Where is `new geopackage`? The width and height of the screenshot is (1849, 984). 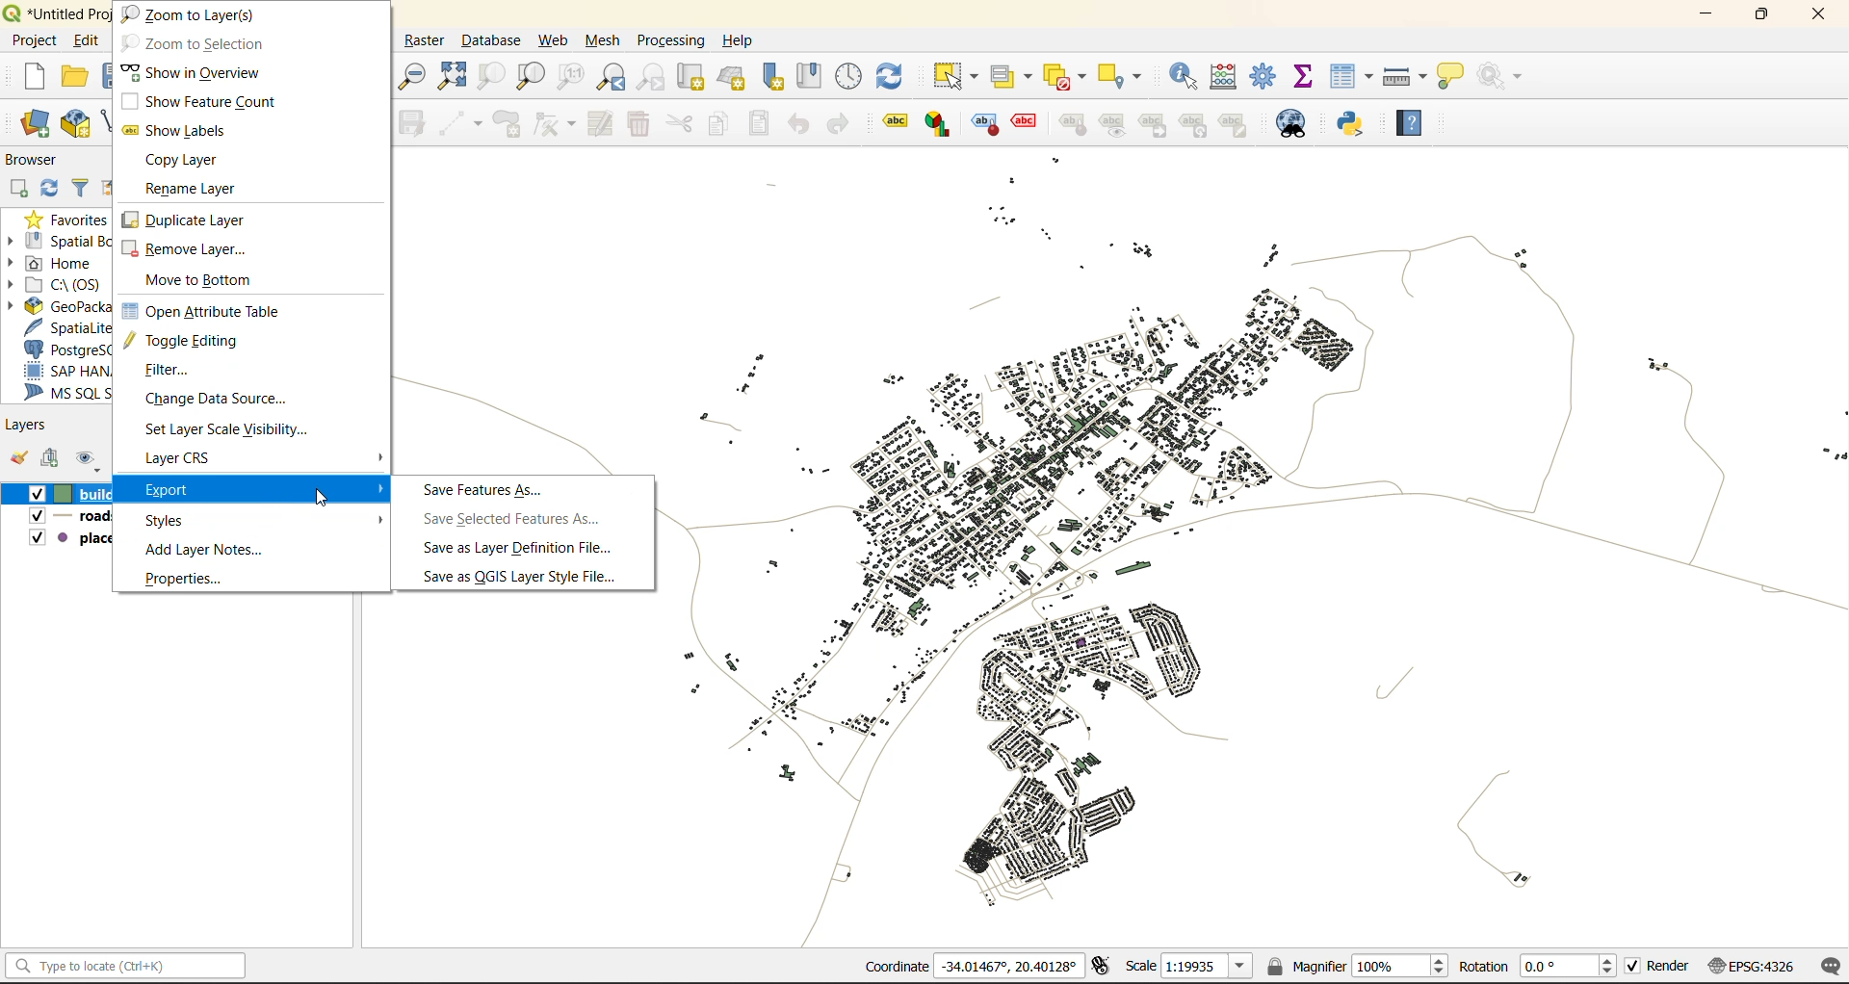
new geopackage is located at coordinates (74, 125).